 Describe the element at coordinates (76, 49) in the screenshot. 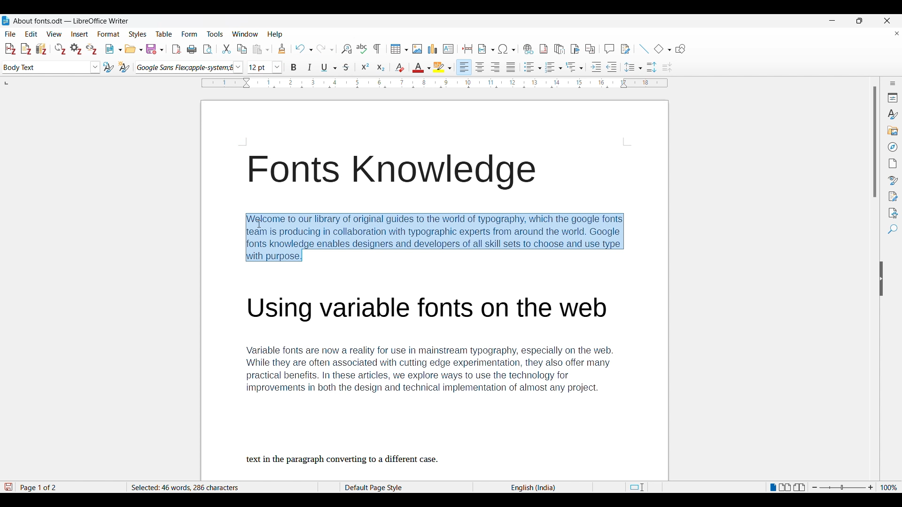

I see `Set document preferences` at that location.